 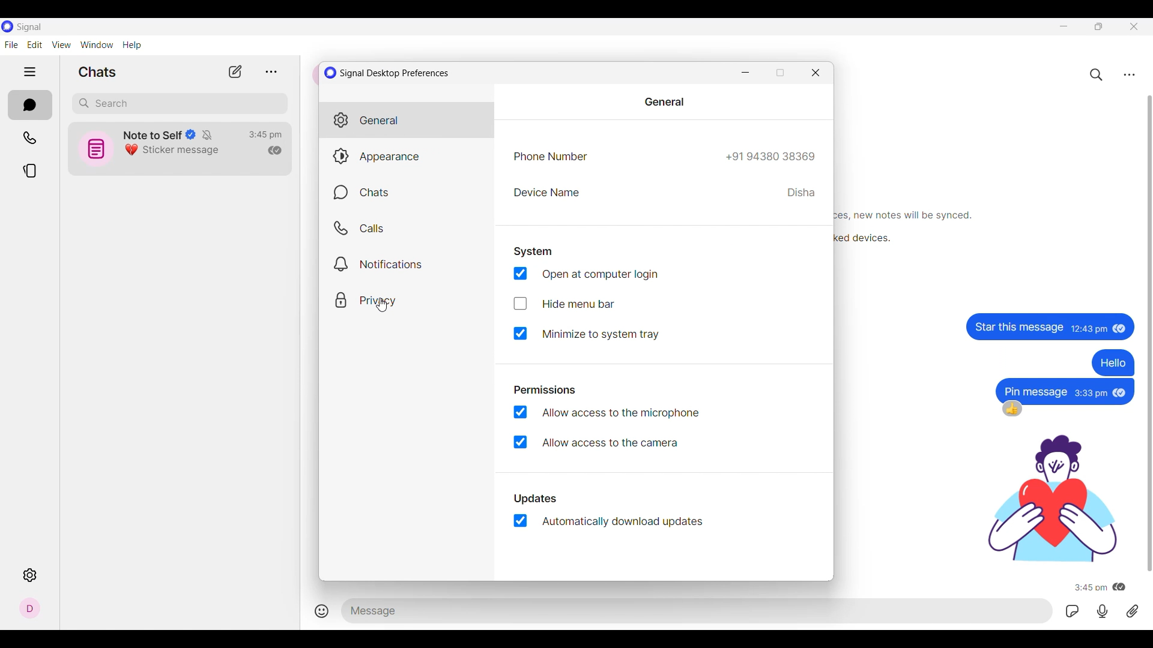 What do you see at coordinates (1119, 586) in the screenshot?
I see `message has been read` at bounding box center [1119, 586].